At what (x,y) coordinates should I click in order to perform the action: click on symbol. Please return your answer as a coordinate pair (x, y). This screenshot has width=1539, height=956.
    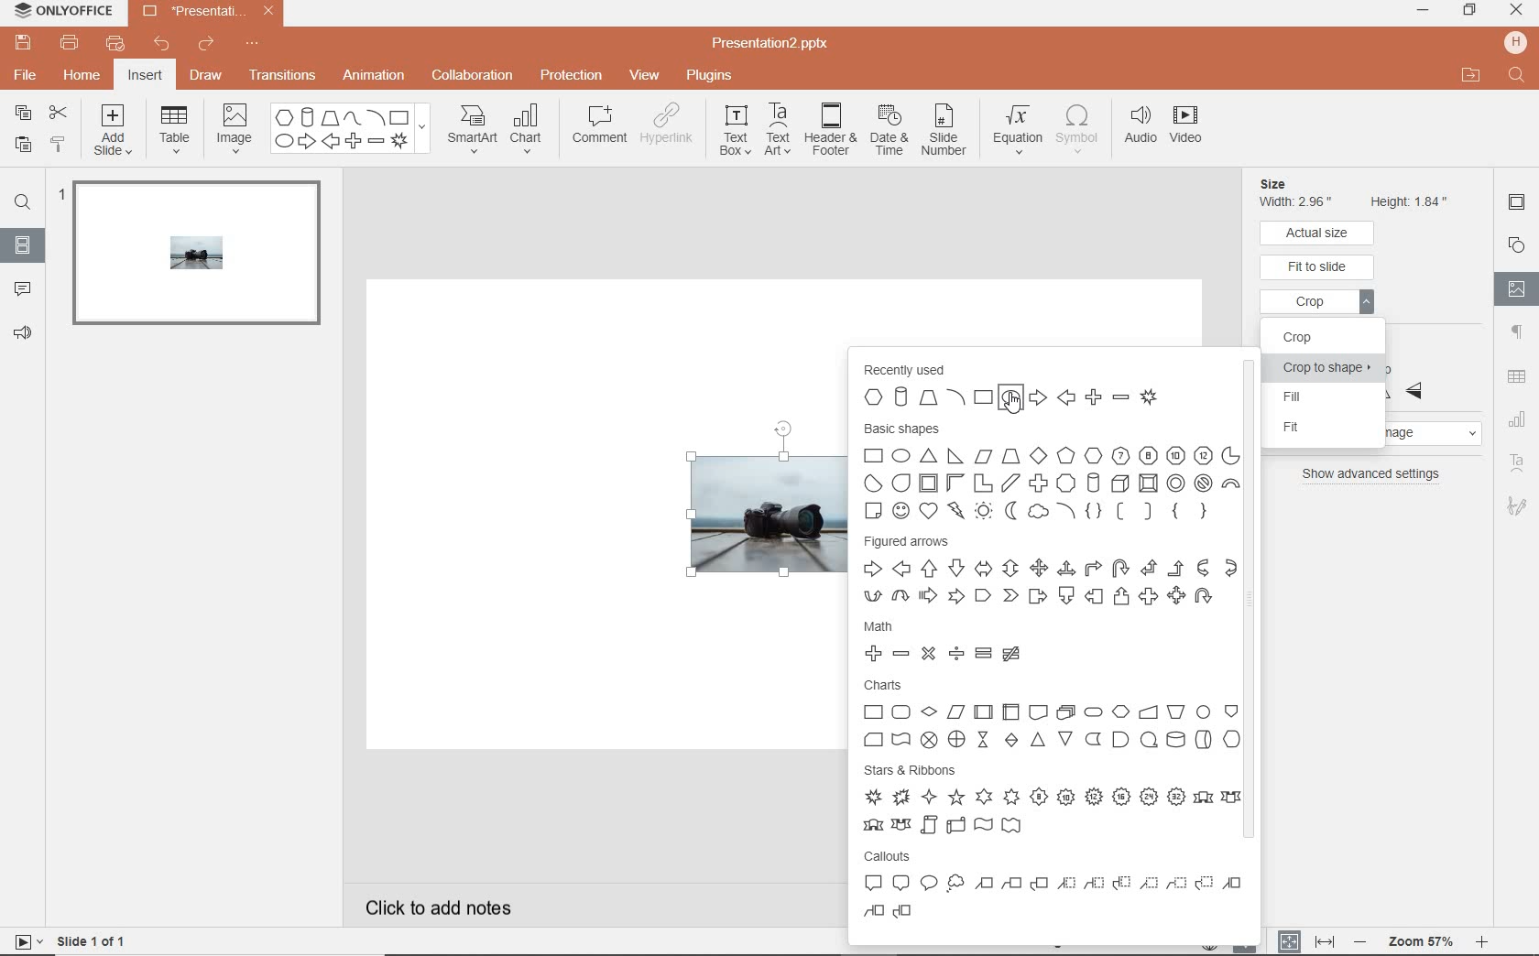
    Looking at the image, I should click on (1080, 129).